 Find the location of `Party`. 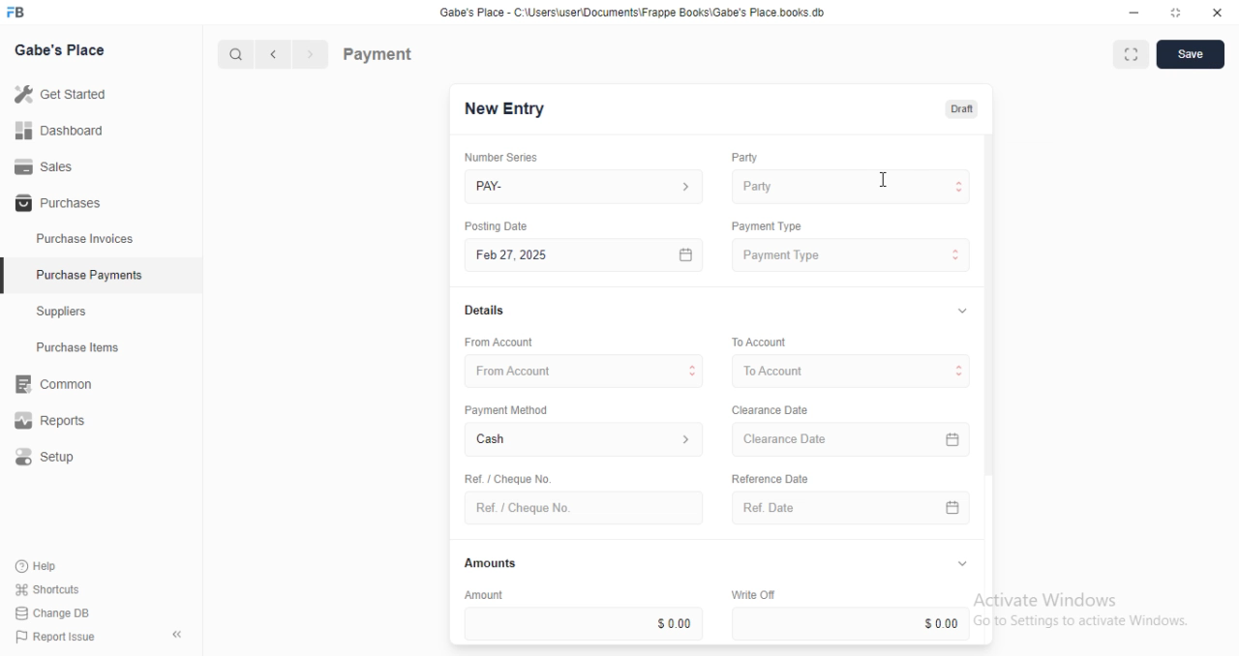

Party is located at coordinates (851, 186).